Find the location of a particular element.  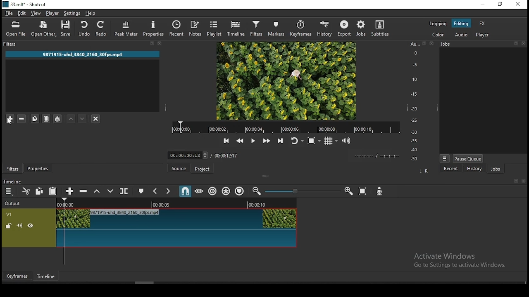

resize is located at coordinates (152, 43).